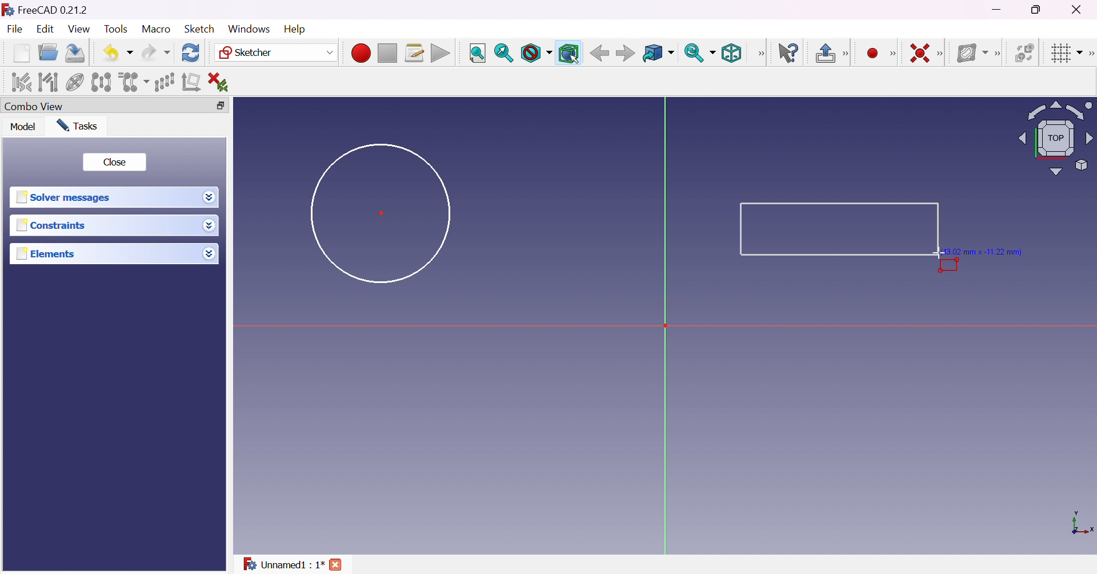 The image size is (1097, 574). I want to click on Viewing angle, so click(1054, 139).